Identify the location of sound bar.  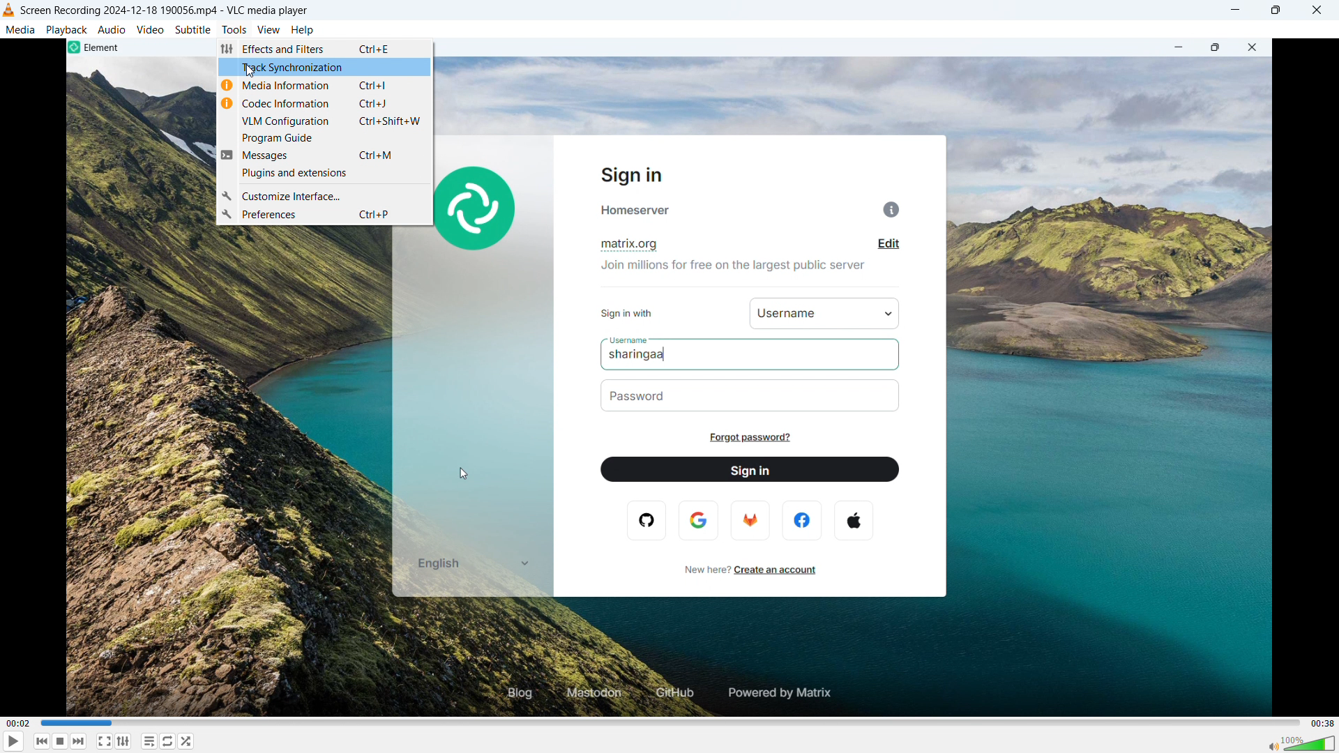
(1296, 742).